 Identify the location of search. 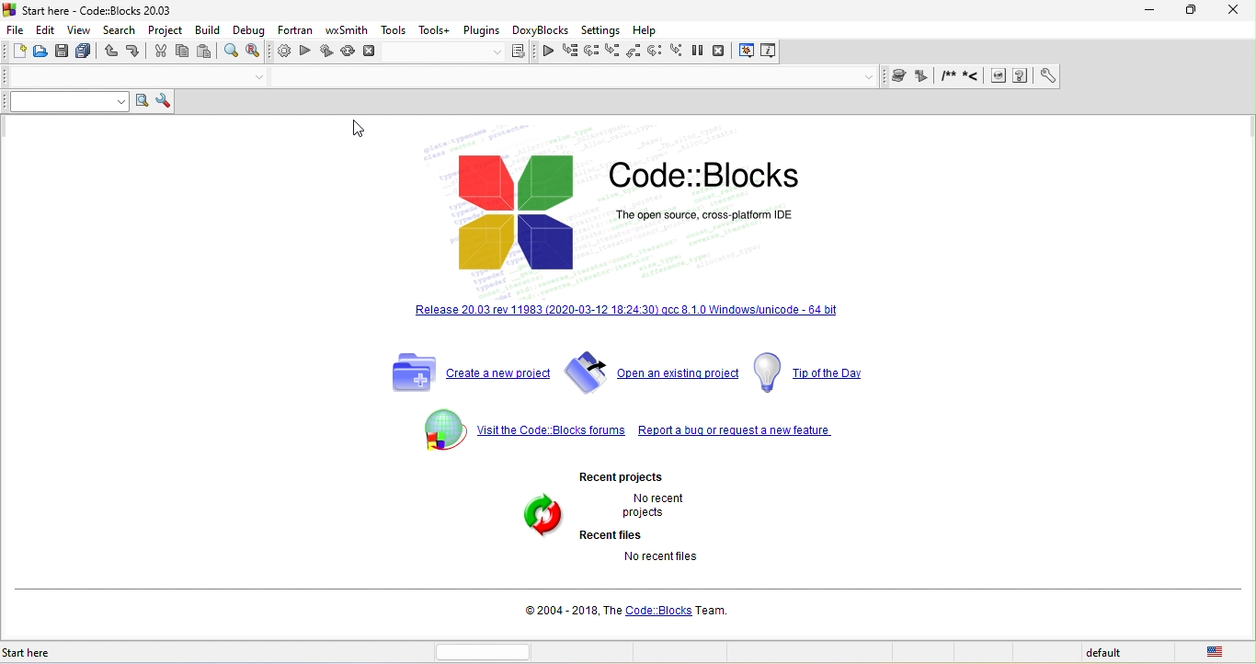
(118, 30).